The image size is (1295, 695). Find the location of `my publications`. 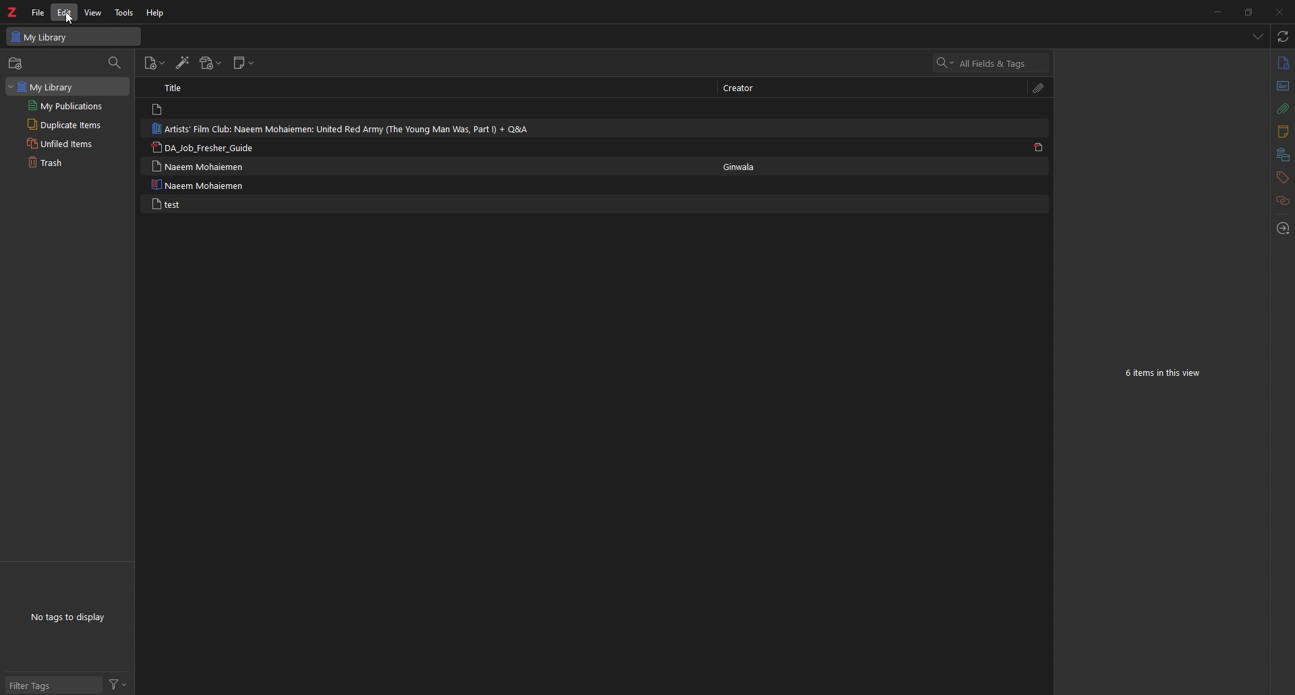

my publications is located at coordinates (69, 105).